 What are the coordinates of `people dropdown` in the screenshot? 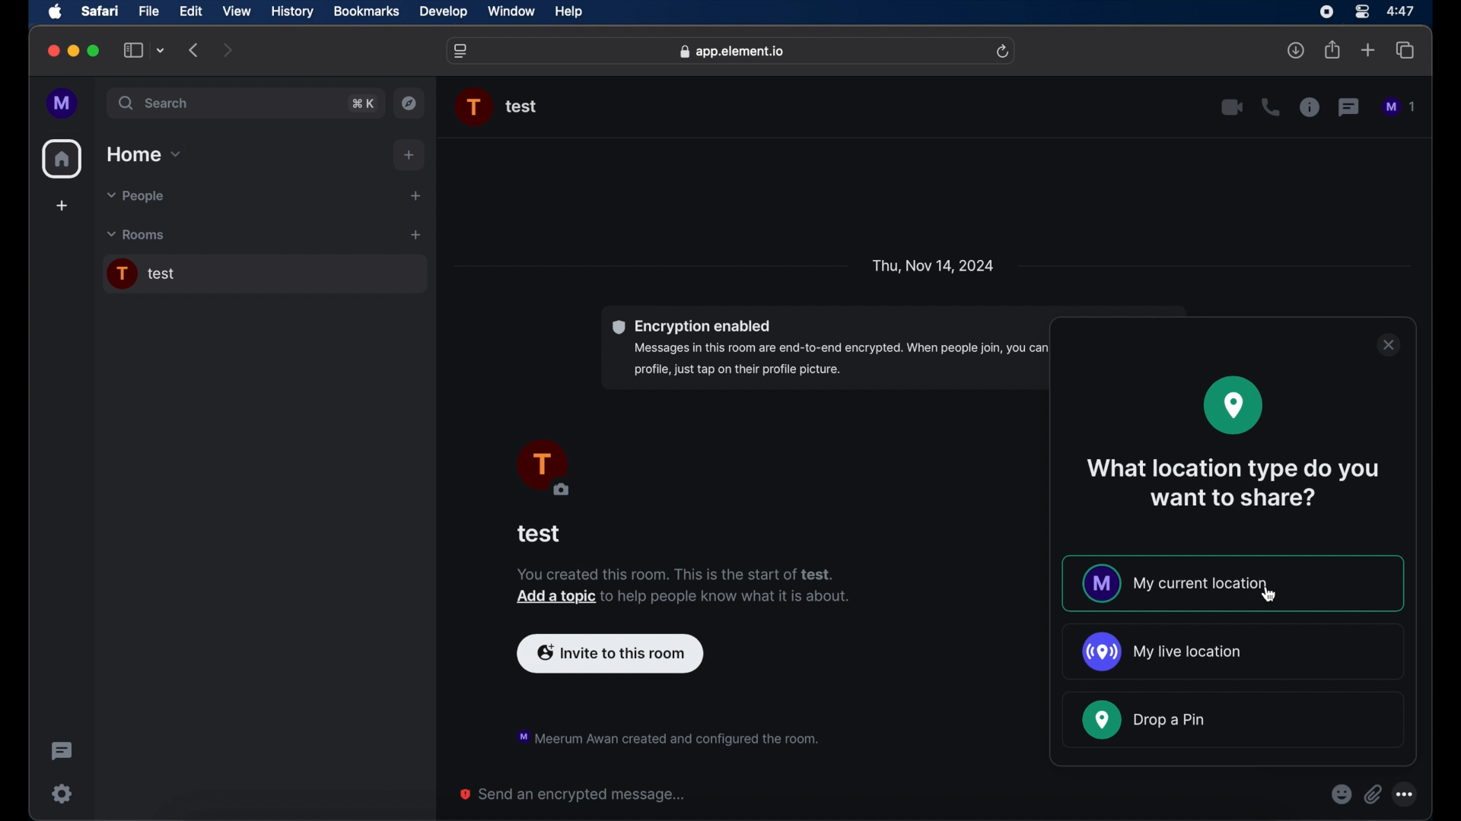 It's located at (134, 197).